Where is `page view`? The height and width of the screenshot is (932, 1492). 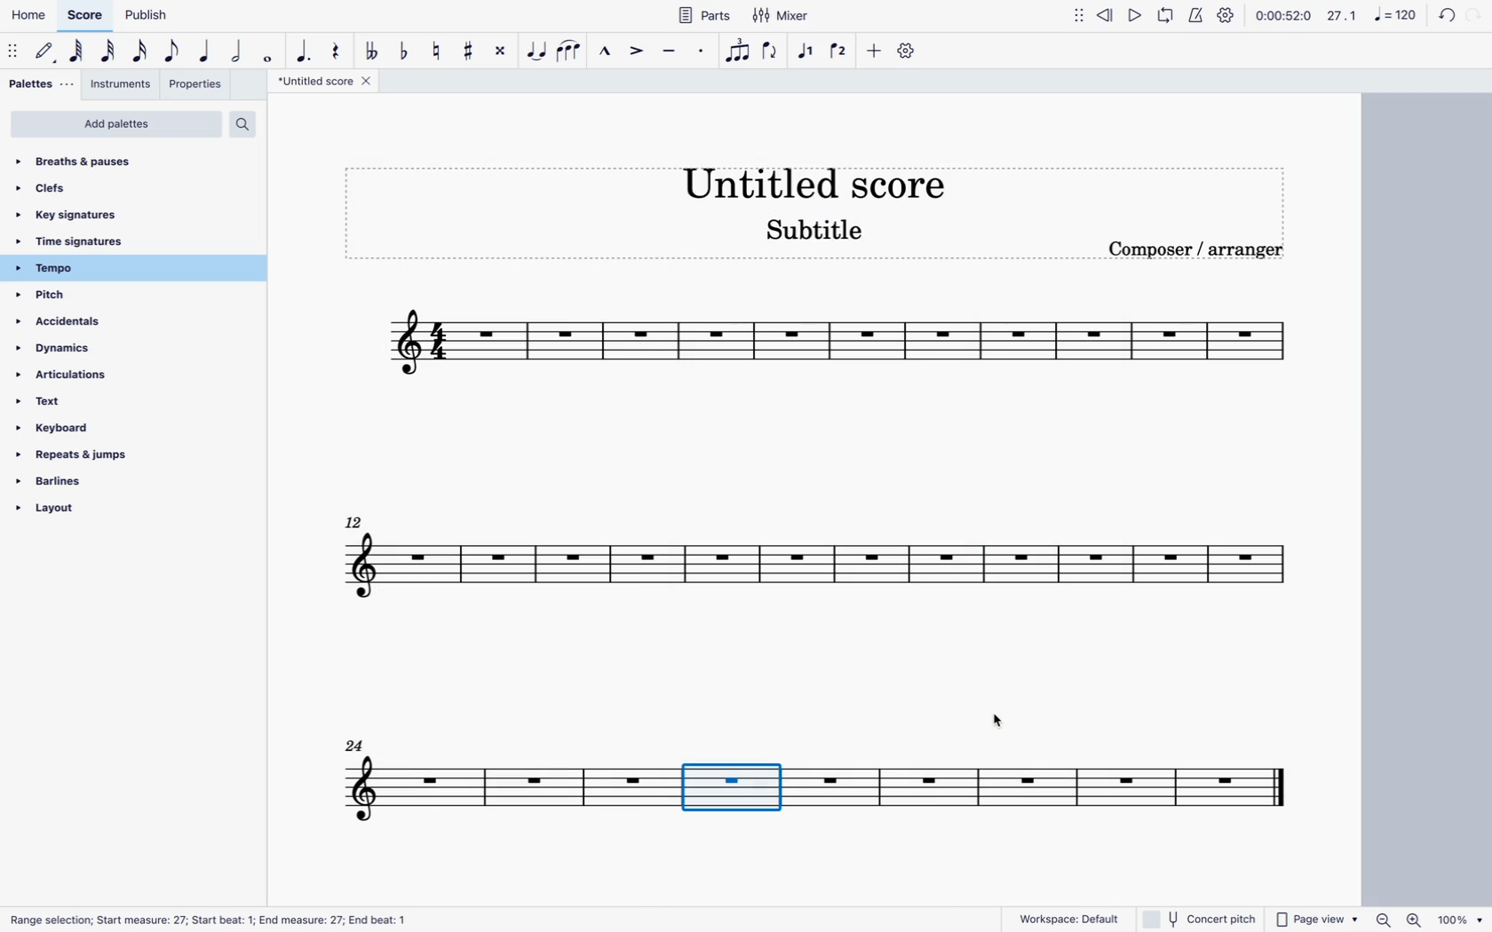
page view is located at coordinates (1316, 918).